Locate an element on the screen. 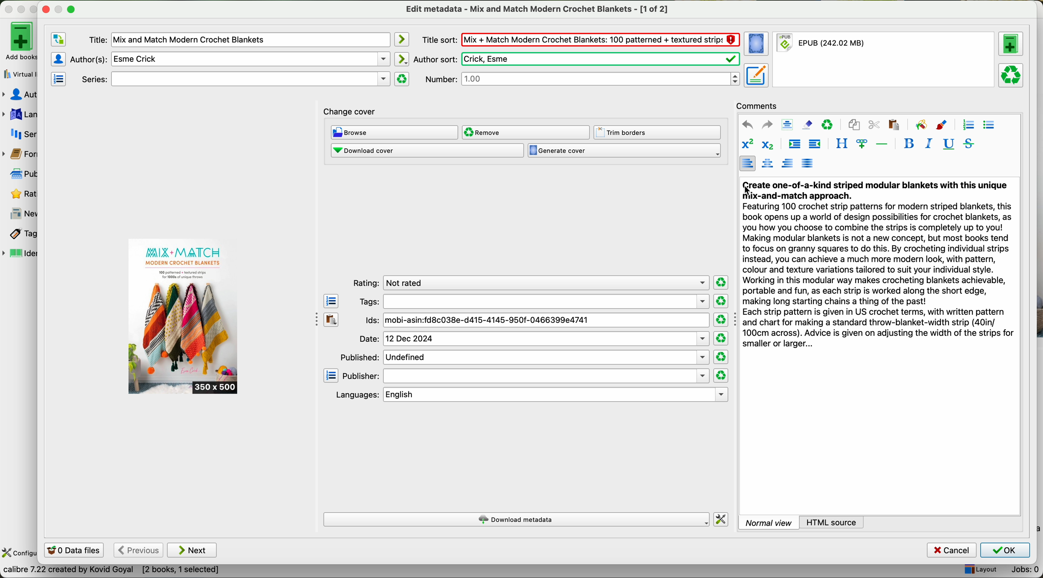 This screenshot has height=578, width=1043. trim borders is located at coordinates (660, 133).